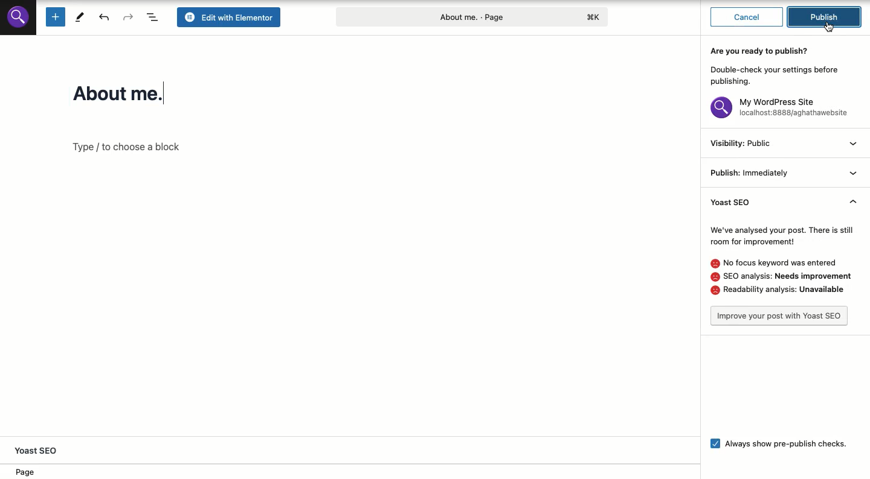 The width and height of the screenshot is (870, 479). I want to click on Expand, so click(854, 145).